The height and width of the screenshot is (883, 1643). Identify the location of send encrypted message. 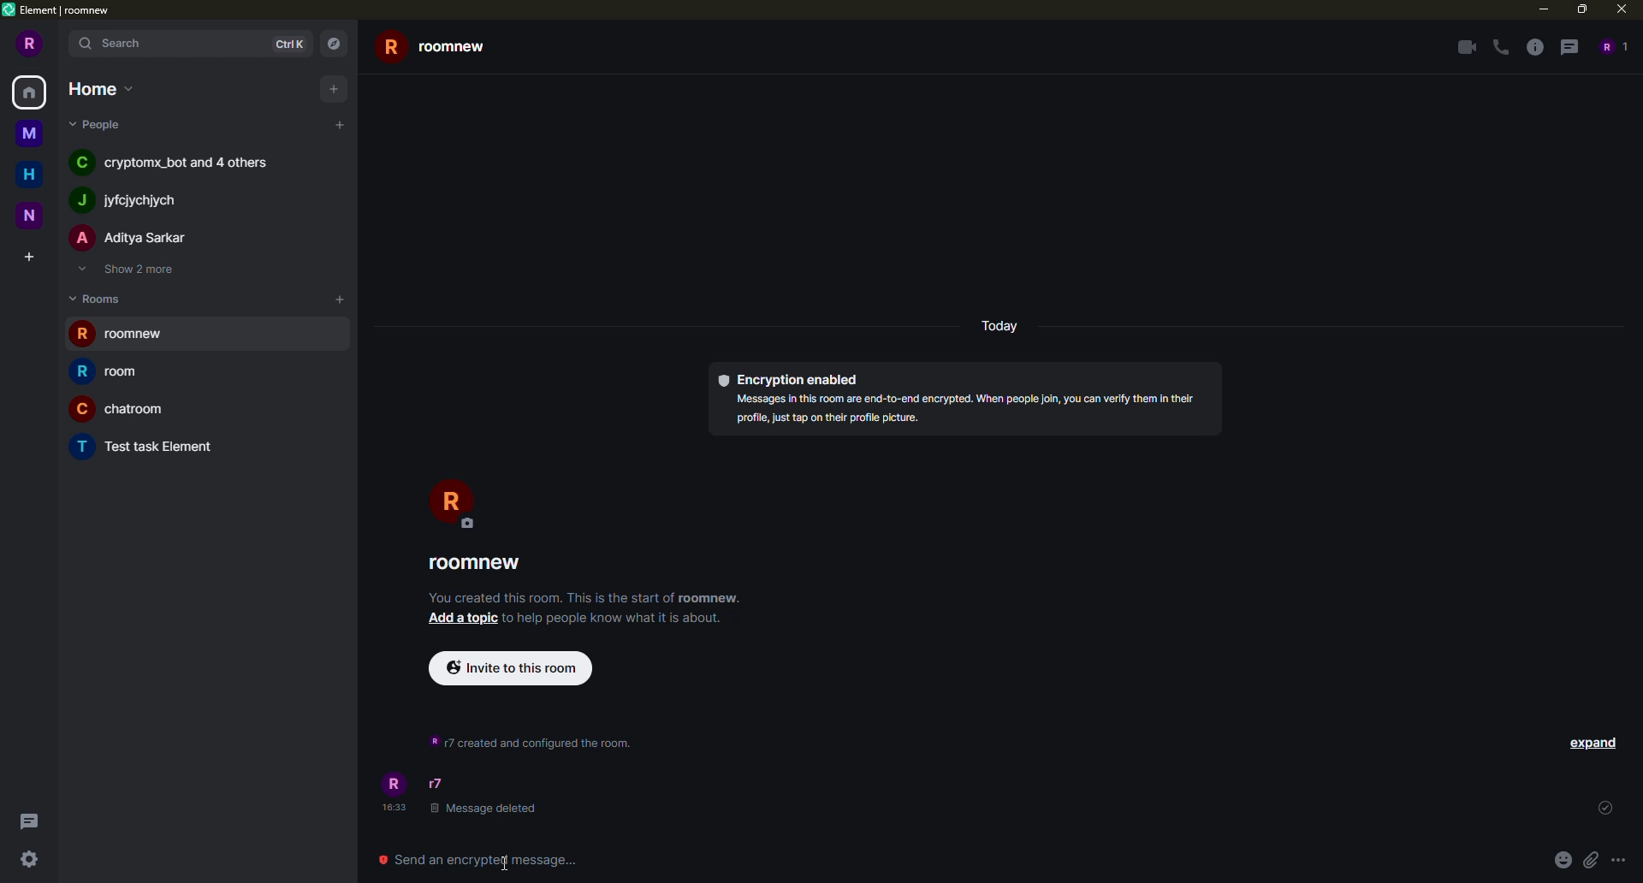
(493, 858).